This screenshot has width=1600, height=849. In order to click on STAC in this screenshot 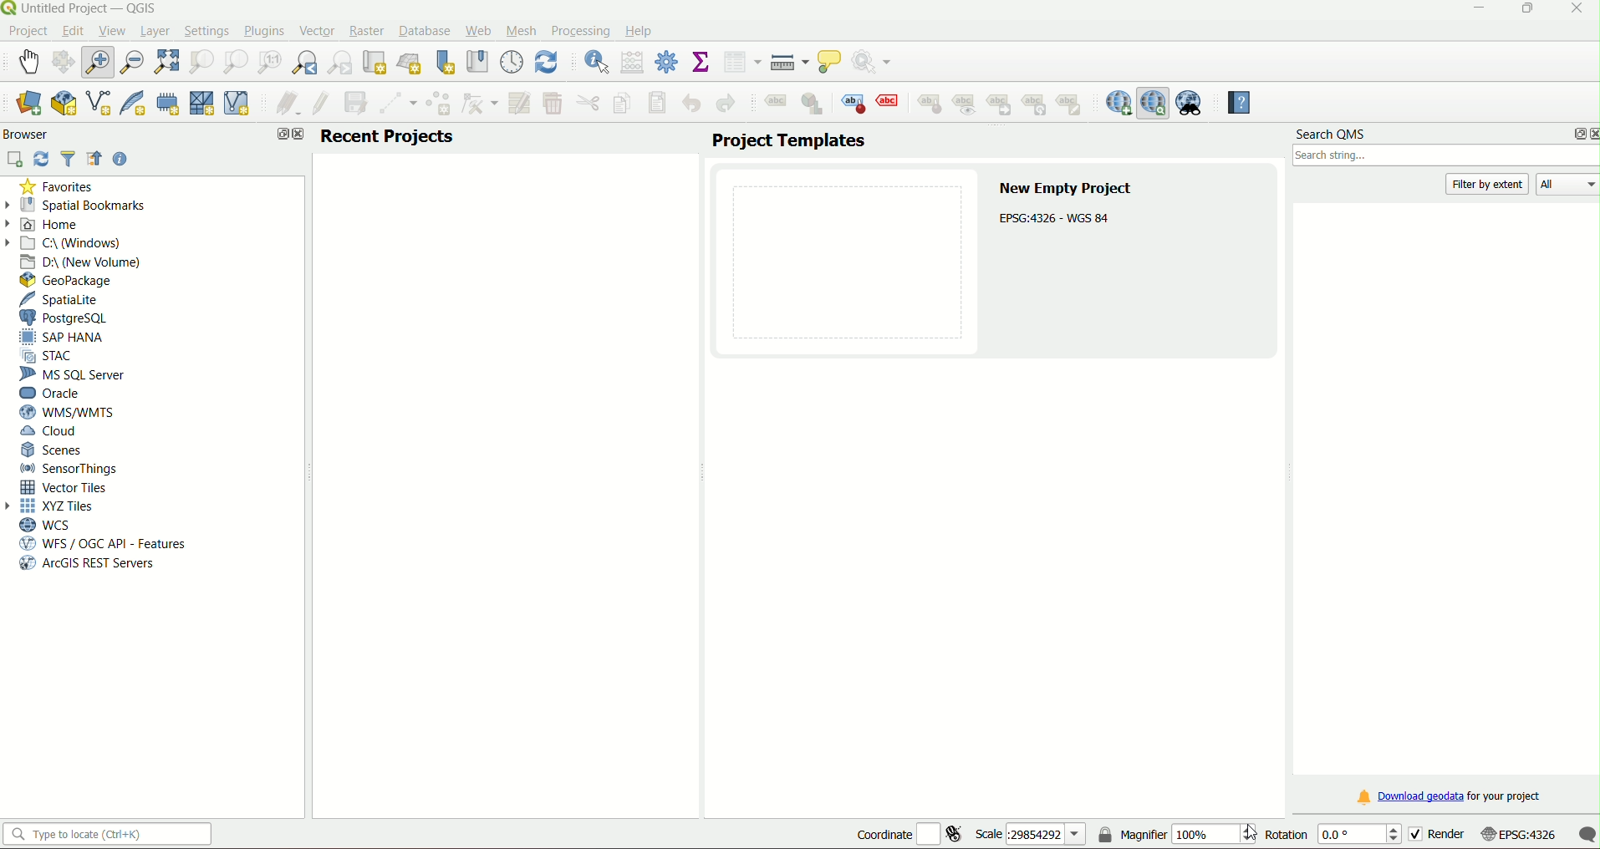, I will do `click(53, 357)`.